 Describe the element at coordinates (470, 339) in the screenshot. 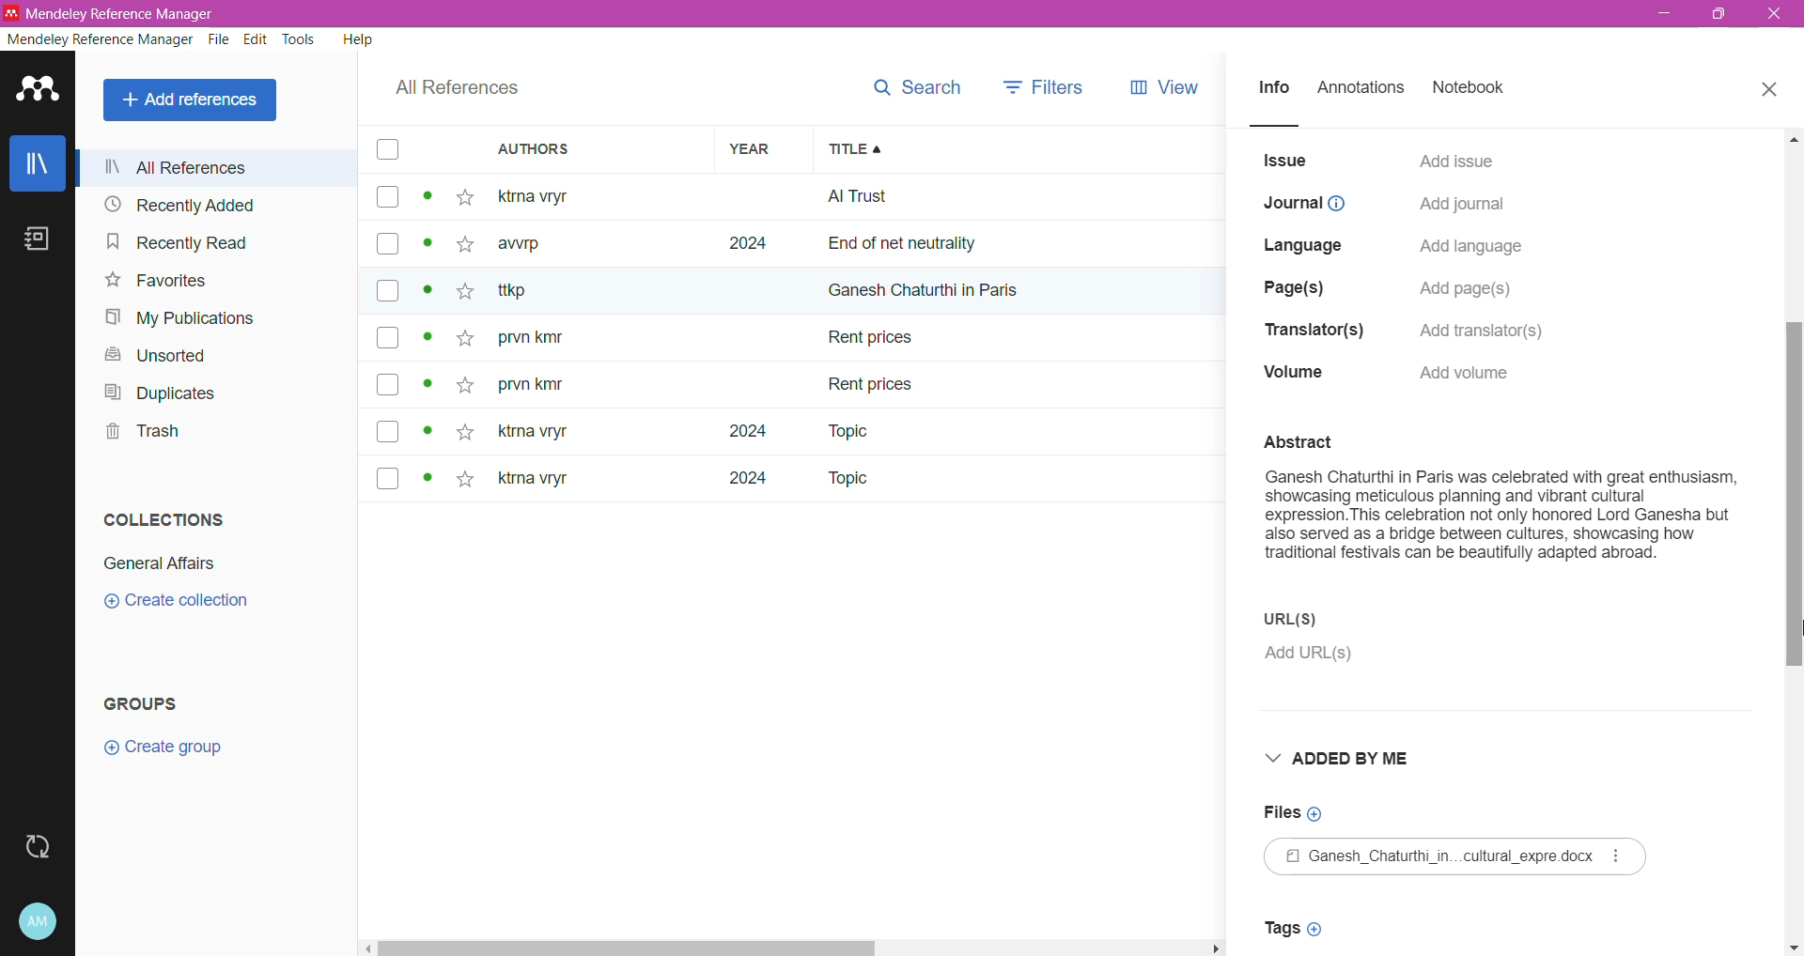

I see `Click to add the reference item to Favorites` at that location.